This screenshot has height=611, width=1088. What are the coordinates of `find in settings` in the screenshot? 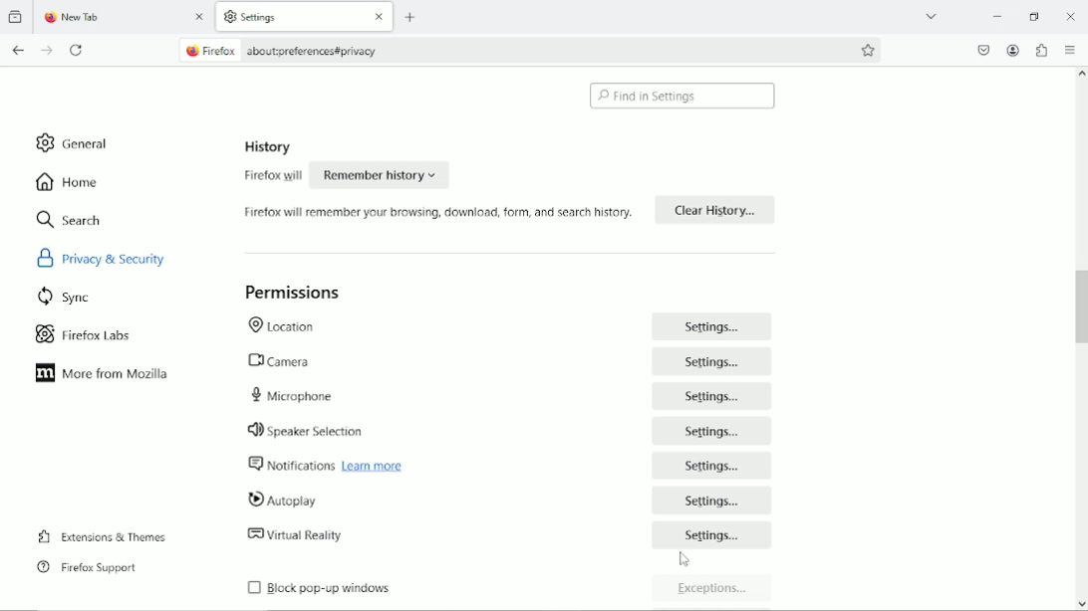 It's located at (684, 96).